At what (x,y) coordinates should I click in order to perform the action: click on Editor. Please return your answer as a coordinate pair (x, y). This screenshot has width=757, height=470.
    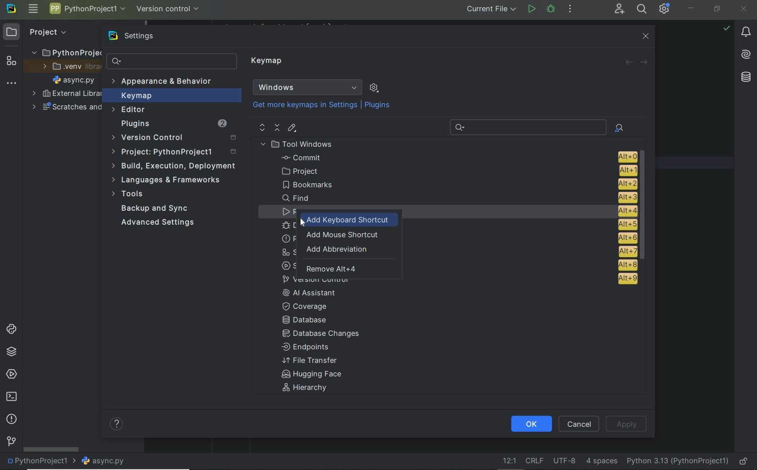
    Looking at the image, I should click on (130, 110).